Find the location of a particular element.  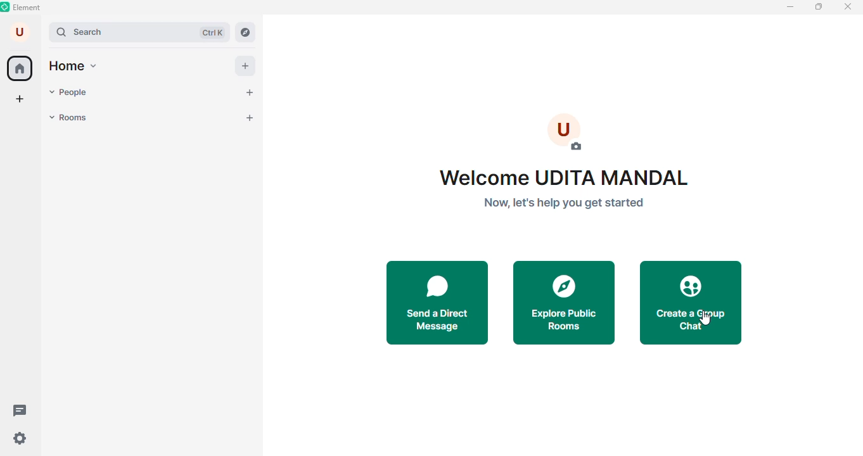

welcome text is located at coordinates (568, 190).